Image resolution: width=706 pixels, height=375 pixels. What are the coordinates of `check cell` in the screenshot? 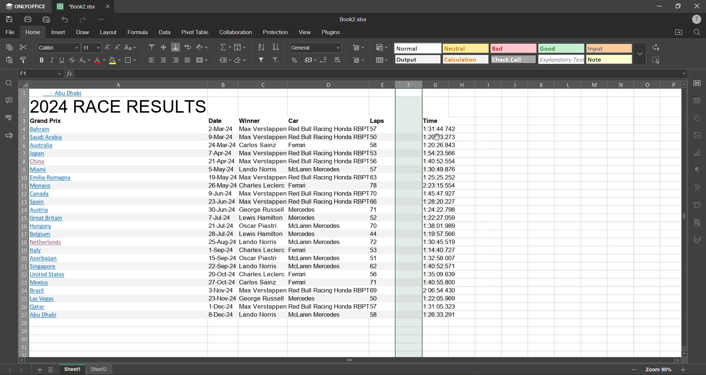 It's located at (514, 59).